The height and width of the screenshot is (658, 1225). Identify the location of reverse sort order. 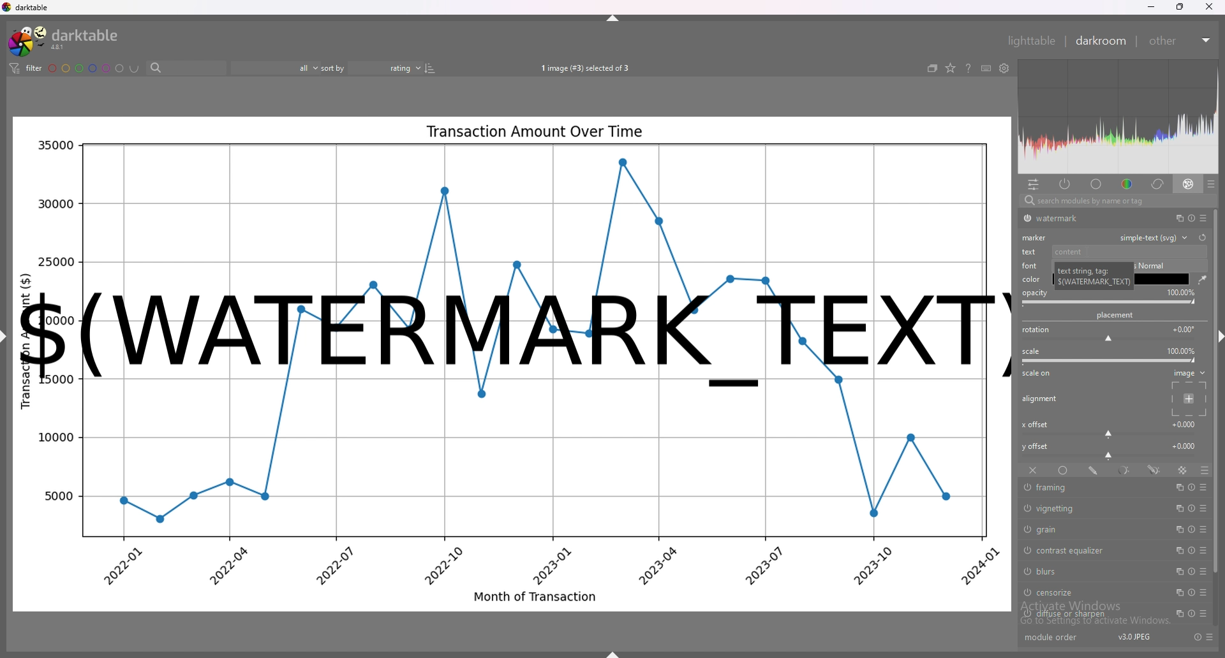
(429, 67).